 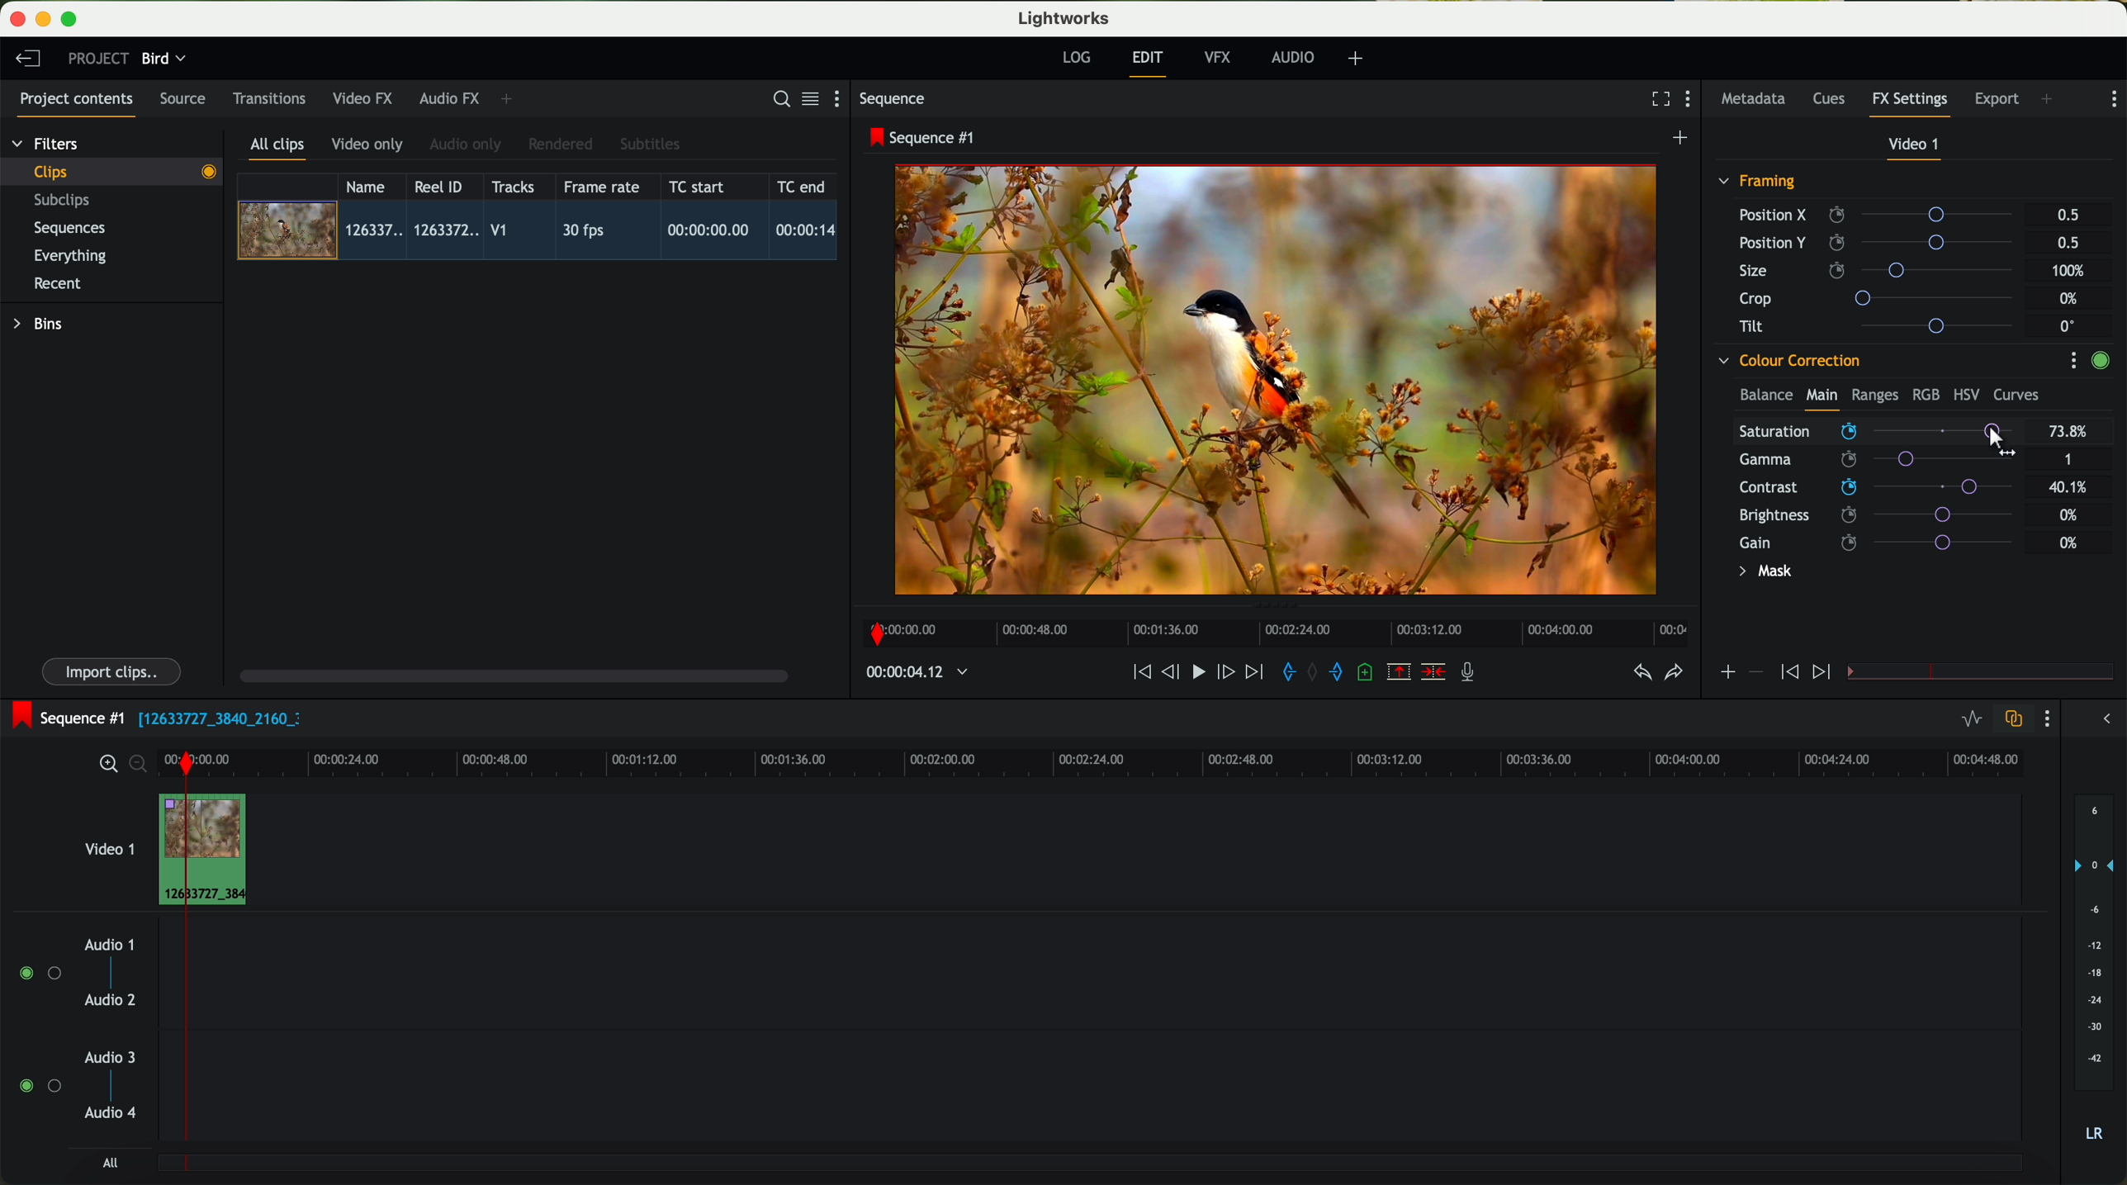 What do you see at coordinates (450, 97) in the screenshot?
I see `audio FX` at bounding box center [450, 97].